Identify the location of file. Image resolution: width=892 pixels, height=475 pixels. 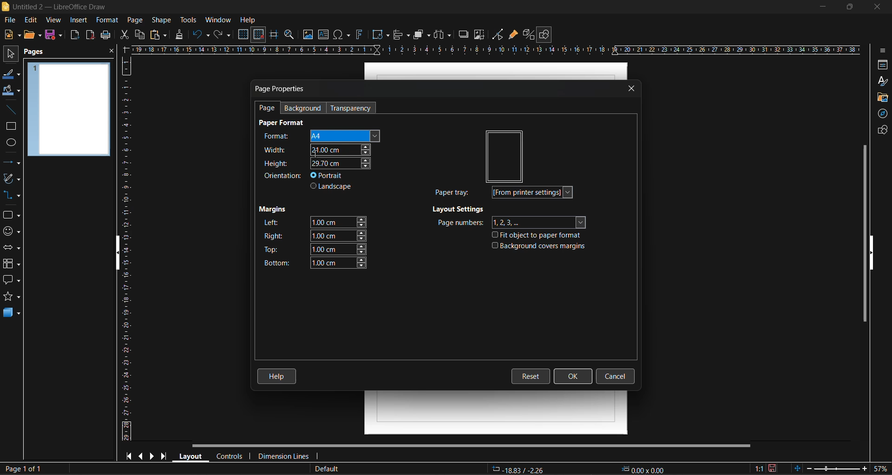
(11, 20).